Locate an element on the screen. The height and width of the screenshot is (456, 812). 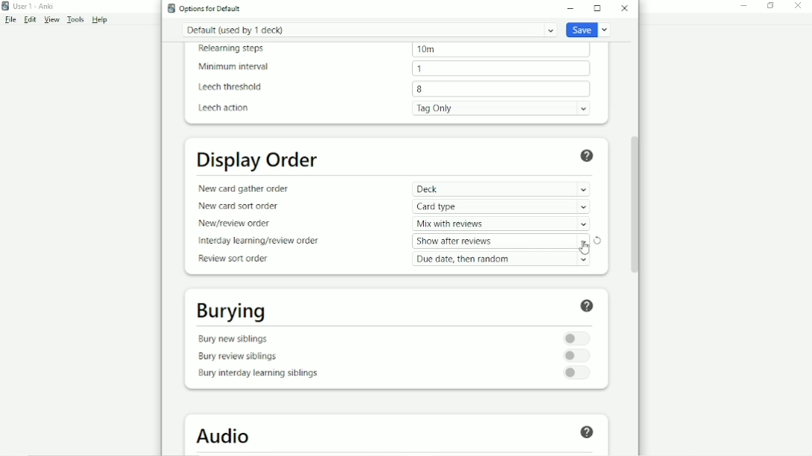
Save is located at coordinates (590, 29).